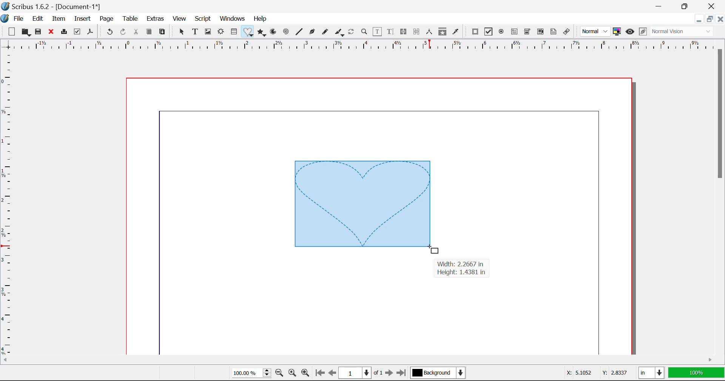 This screenshot has width=725, height=381. What do you see at coordinates (661, 6) in the screenshot?
I see `Restore Down` at bounding box center [661, 6].